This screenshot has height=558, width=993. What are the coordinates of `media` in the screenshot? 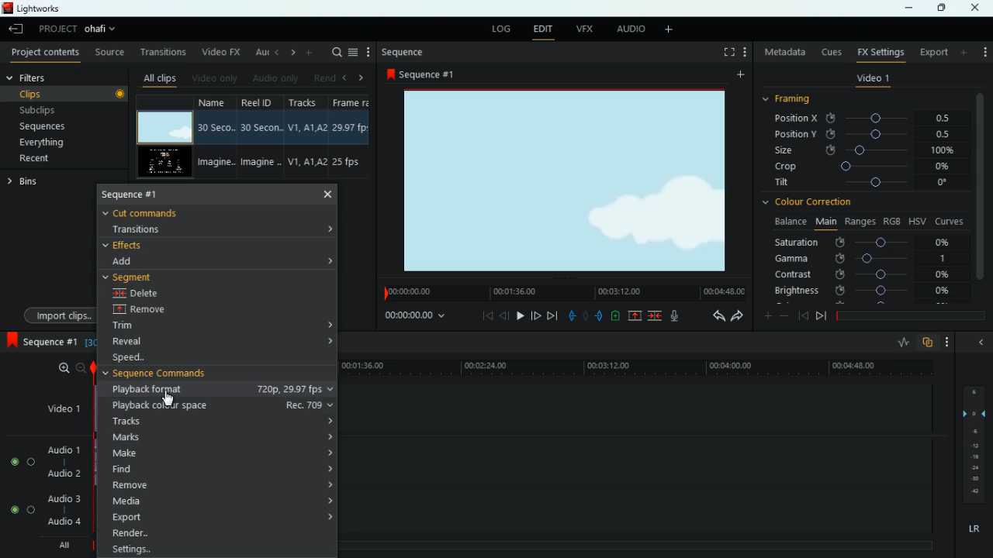 It's located at (220, 501).